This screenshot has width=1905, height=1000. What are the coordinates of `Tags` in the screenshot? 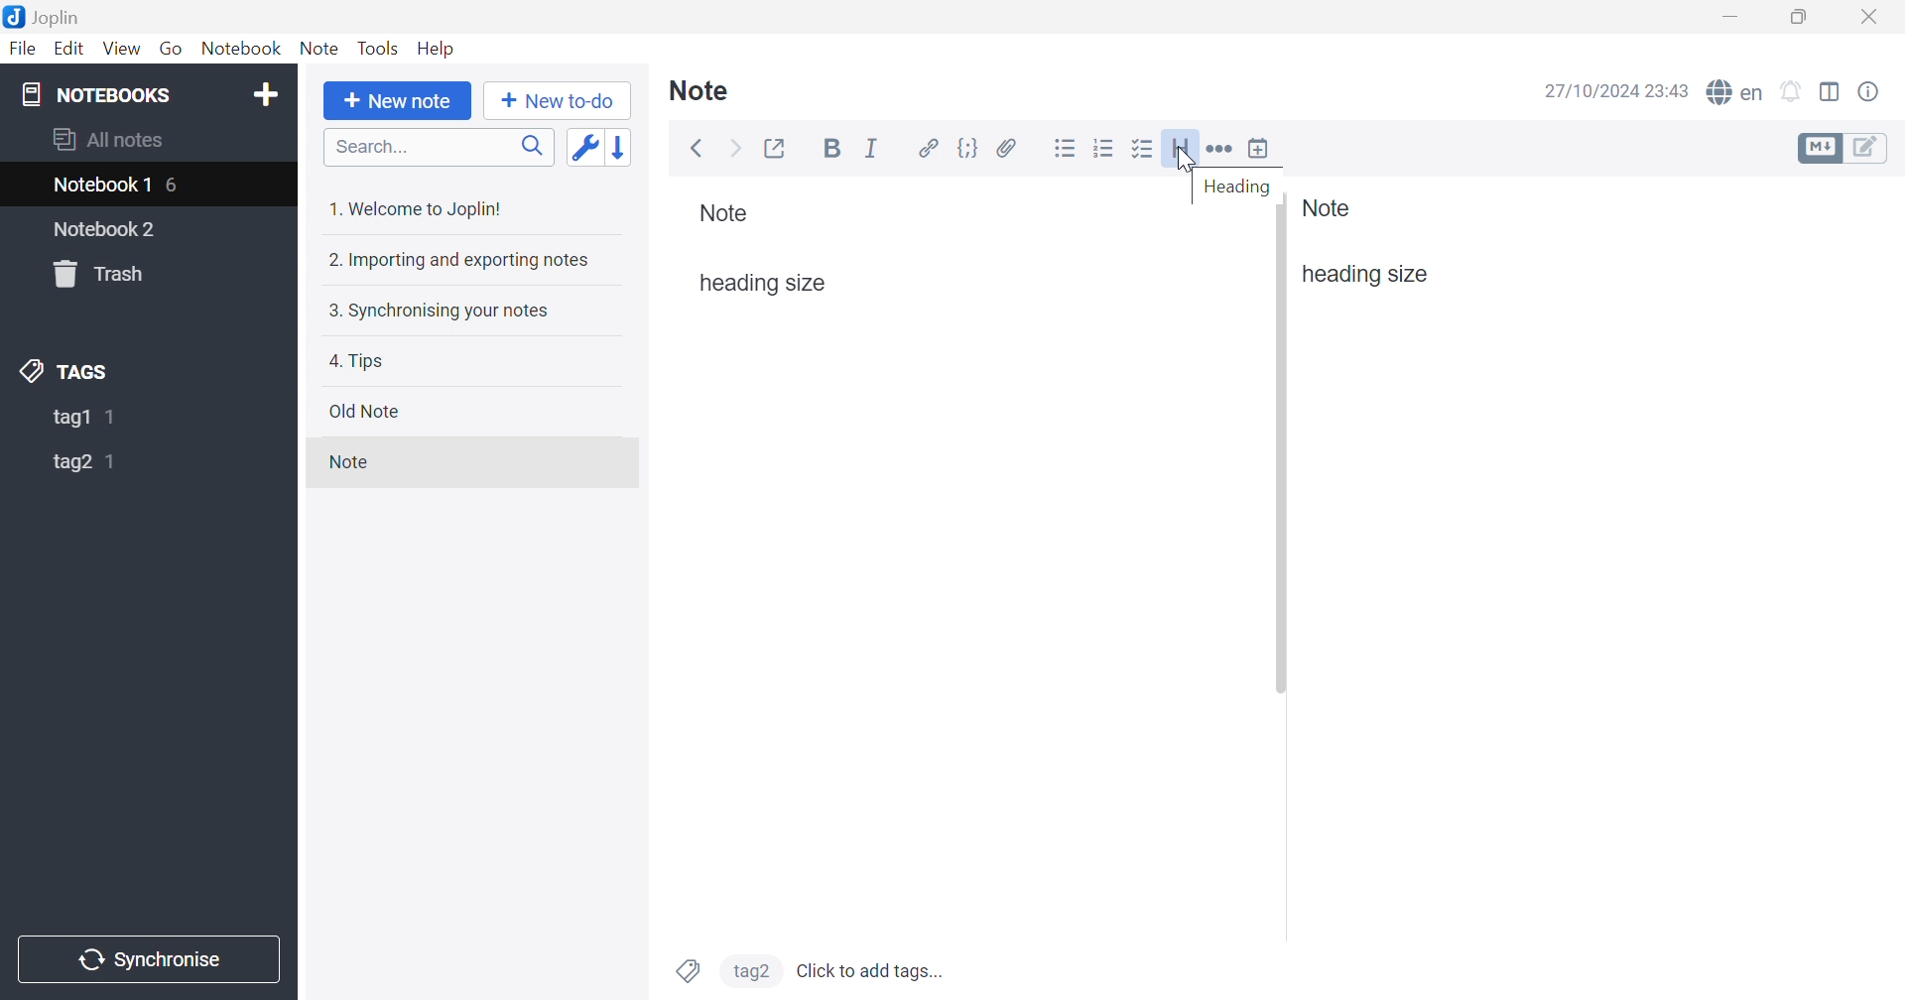 It's located at (687, 971).